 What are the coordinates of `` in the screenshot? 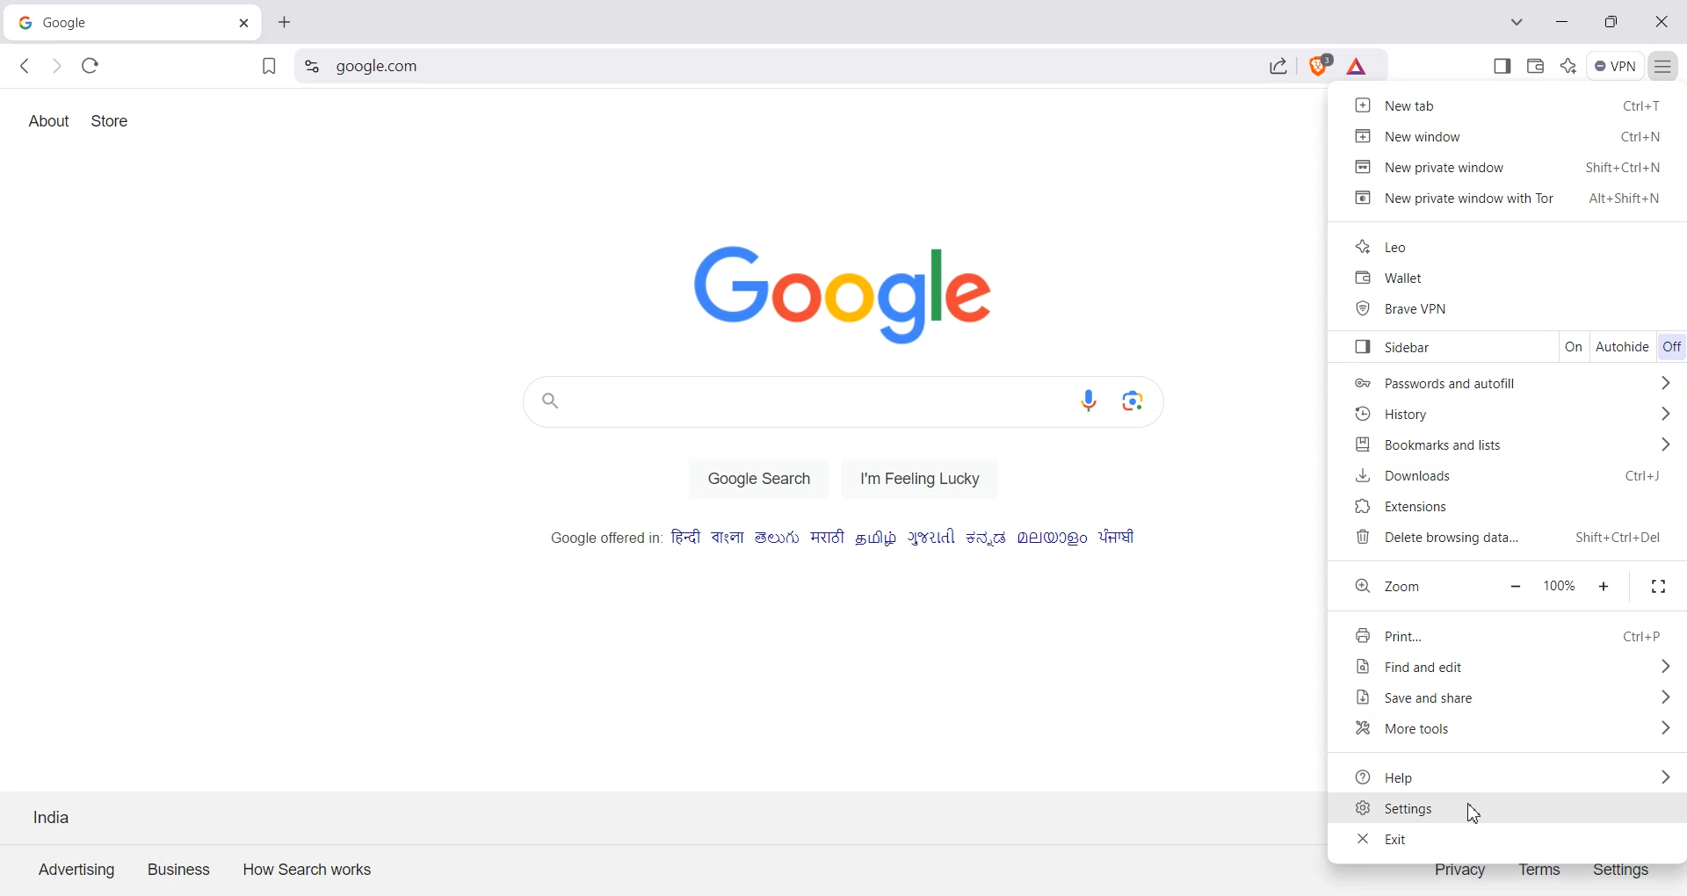 It's located at (1616, 66).